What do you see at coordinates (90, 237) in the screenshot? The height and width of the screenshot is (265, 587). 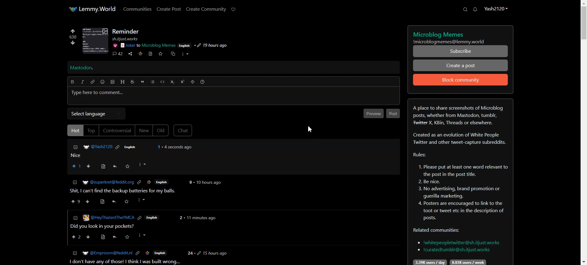 I see `` at bounding box center [90, 237].